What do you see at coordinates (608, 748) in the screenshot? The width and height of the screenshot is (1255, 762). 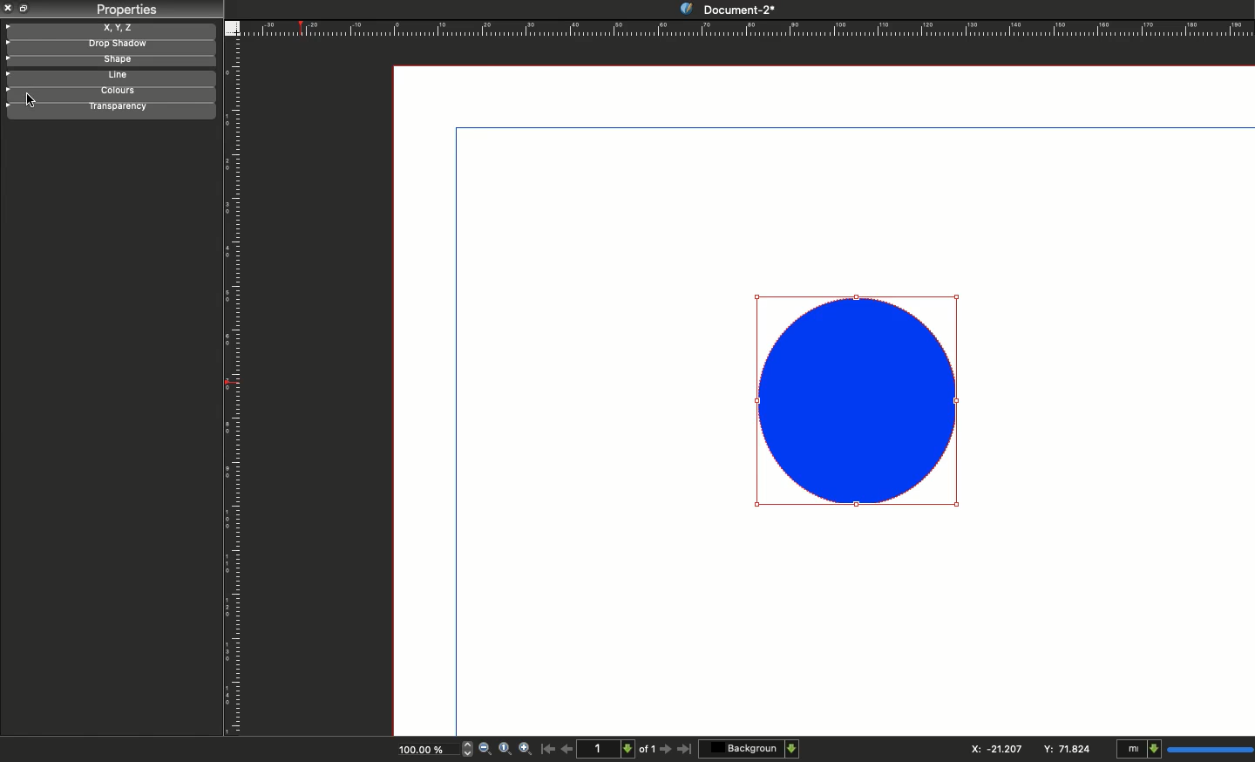 I see `1` at bounding box center [608, 748].